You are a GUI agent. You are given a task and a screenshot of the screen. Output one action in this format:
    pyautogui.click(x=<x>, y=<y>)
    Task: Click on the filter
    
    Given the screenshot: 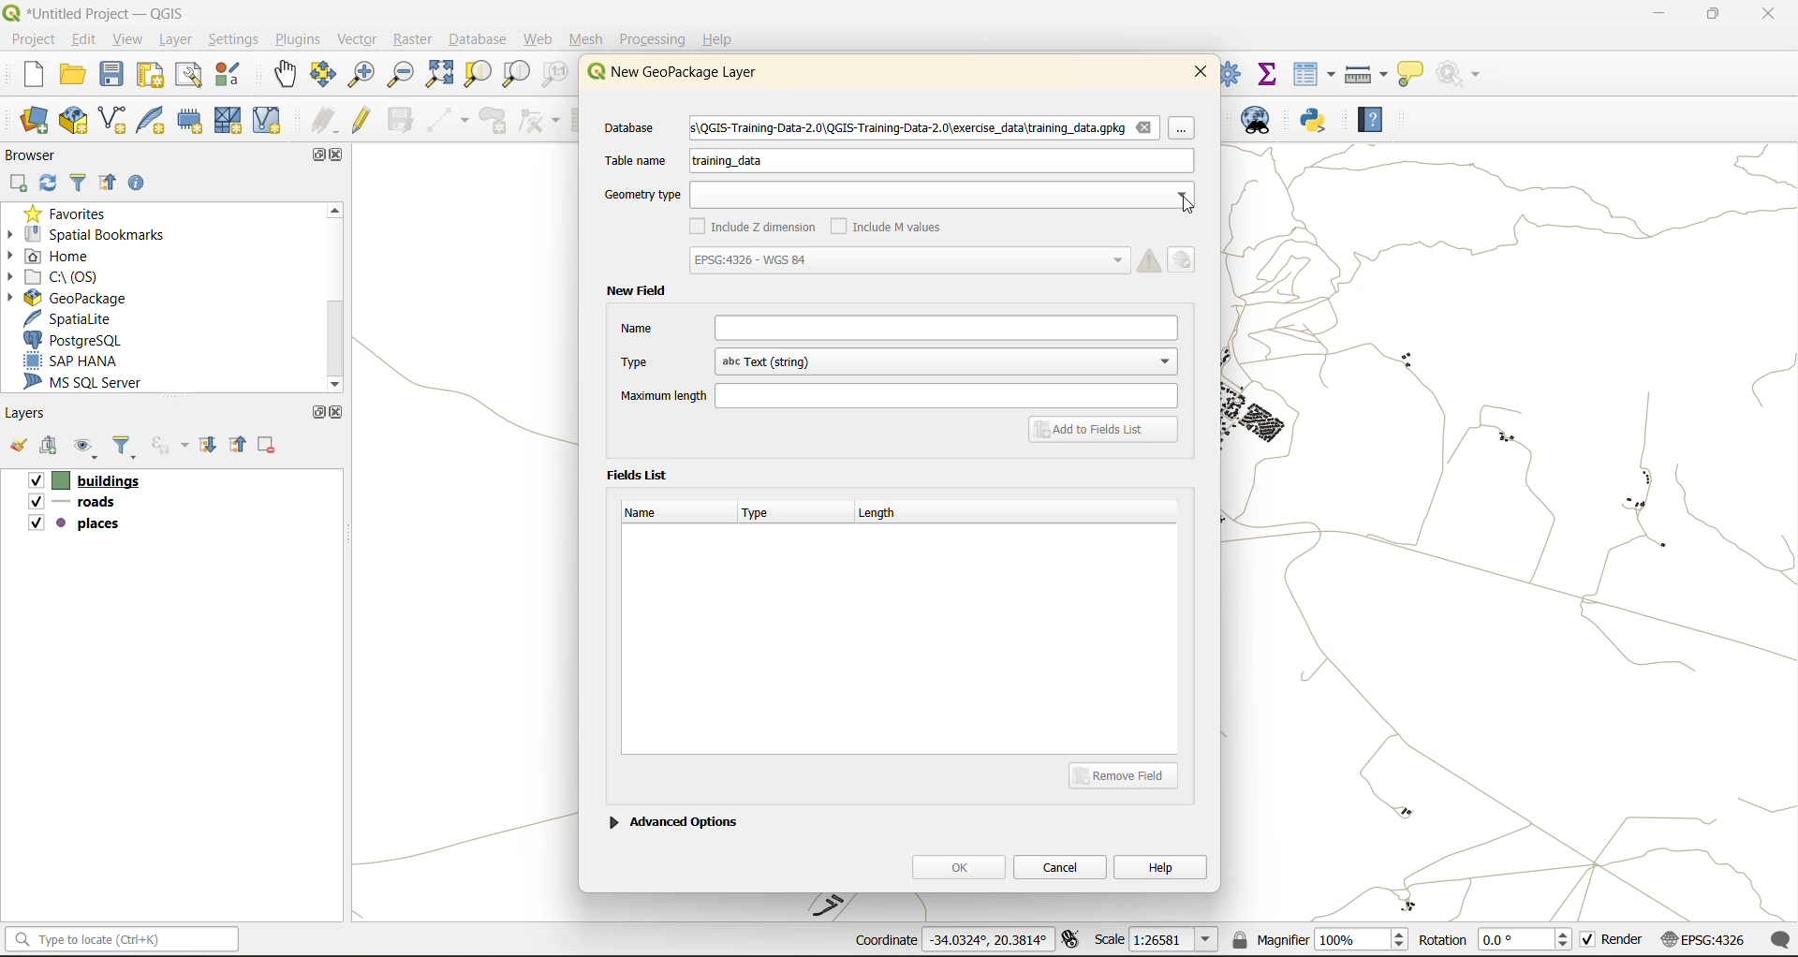 What is the action you would take?
    pyautogui.click(x=79, y=184)
    